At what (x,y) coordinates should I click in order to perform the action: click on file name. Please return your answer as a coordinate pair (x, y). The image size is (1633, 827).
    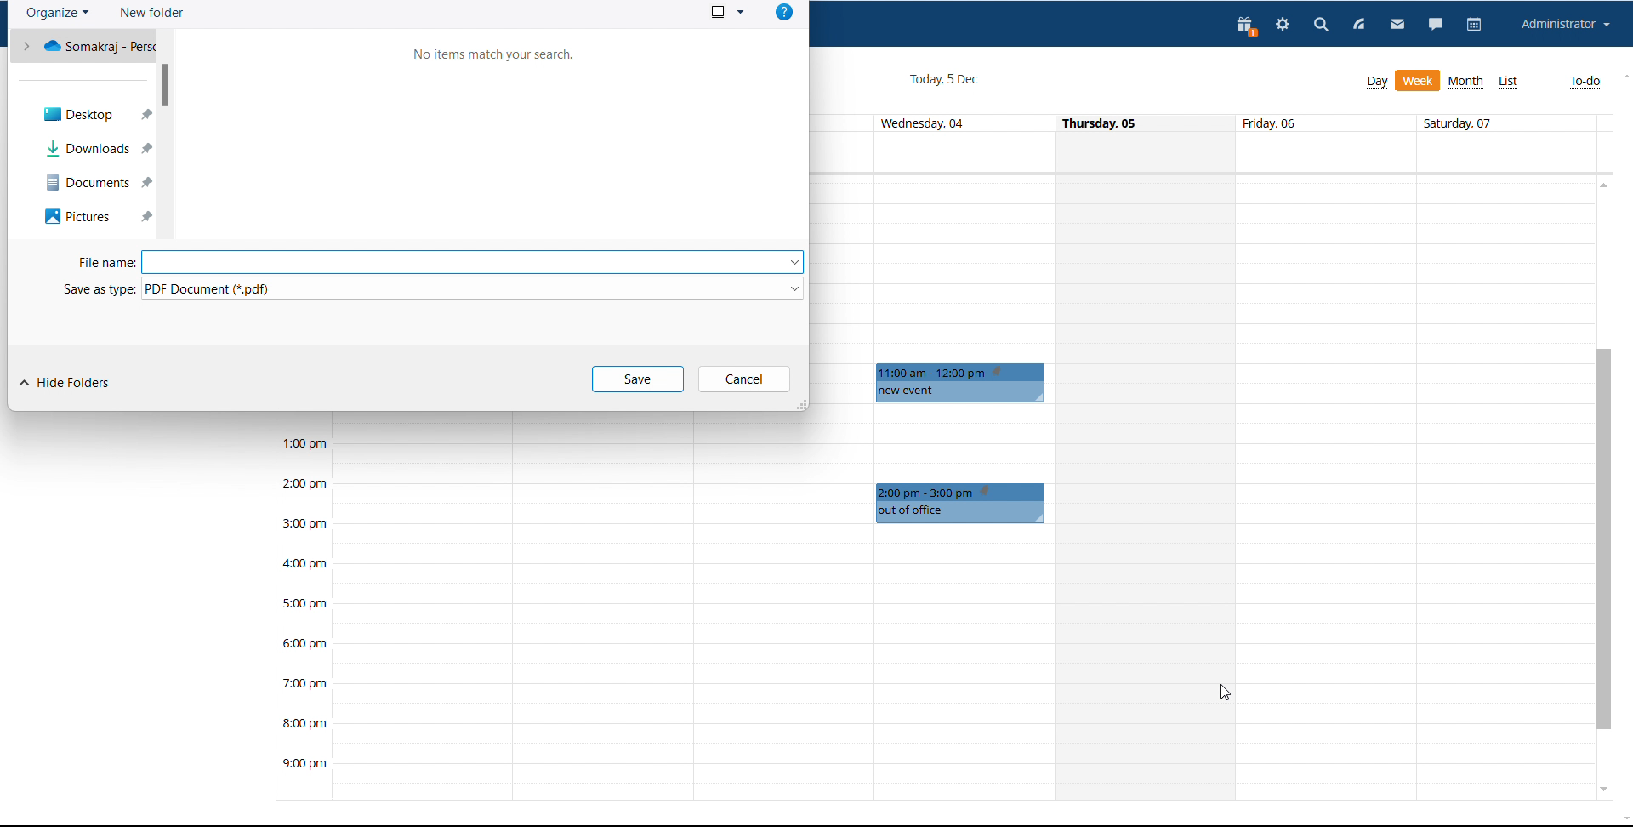
    Looking at the image, I should click on (433, 262).